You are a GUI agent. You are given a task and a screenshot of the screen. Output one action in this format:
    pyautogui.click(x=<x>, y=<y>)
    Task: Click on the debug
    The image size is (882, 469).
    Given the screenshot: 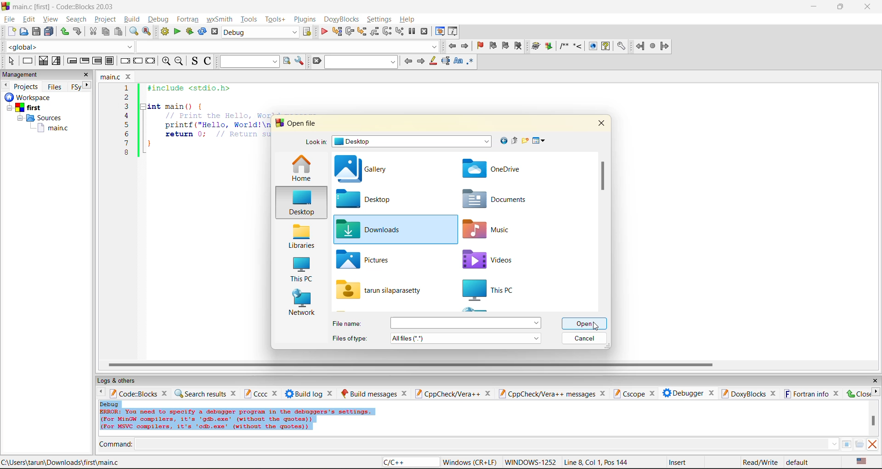 What is the action you would take?
    pyautogui.click(x=157, y=19)
    